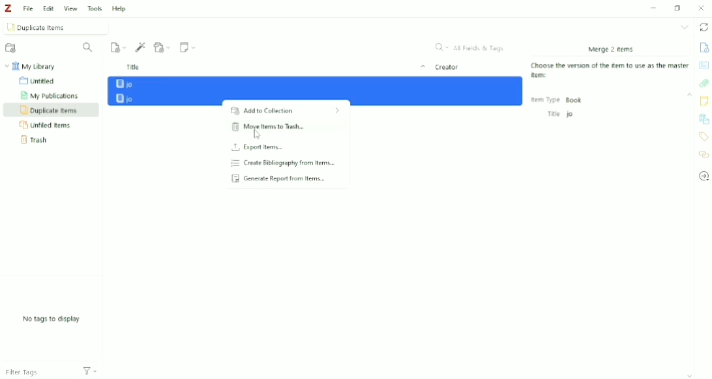 Image resolution: width=712 pixels, height=379 pixels. What do you see at coordinates (703, 155) in the screenshot?
I see `Related` at bounding box center [703, 155].